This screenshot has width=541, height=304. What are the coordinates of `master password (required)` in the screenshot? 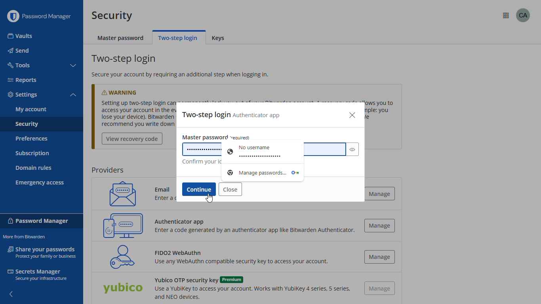 It's located at (264, 137).